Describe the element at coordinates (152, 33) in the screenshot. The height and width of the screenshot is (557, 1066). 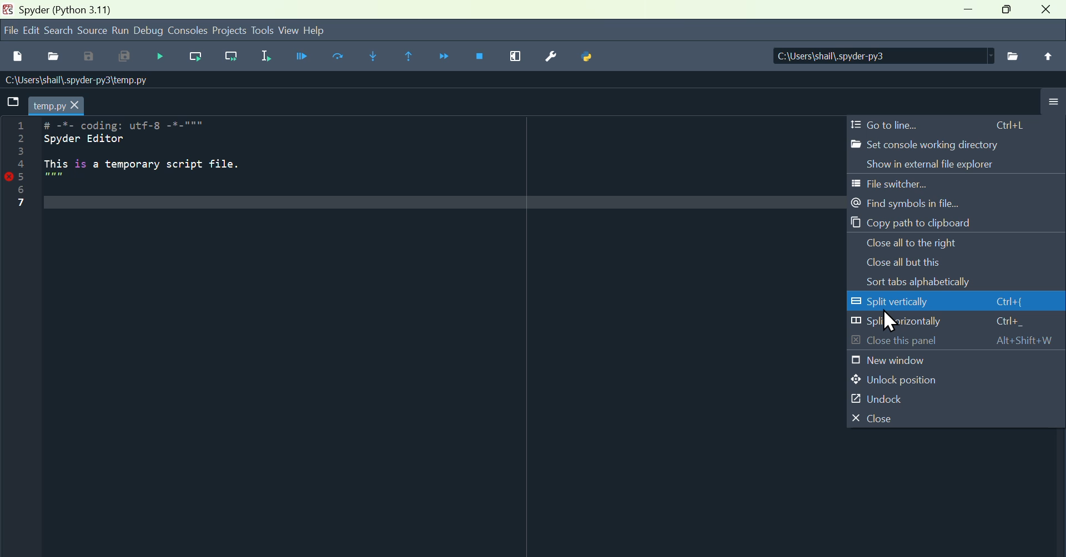
I see `Debug` at that location.